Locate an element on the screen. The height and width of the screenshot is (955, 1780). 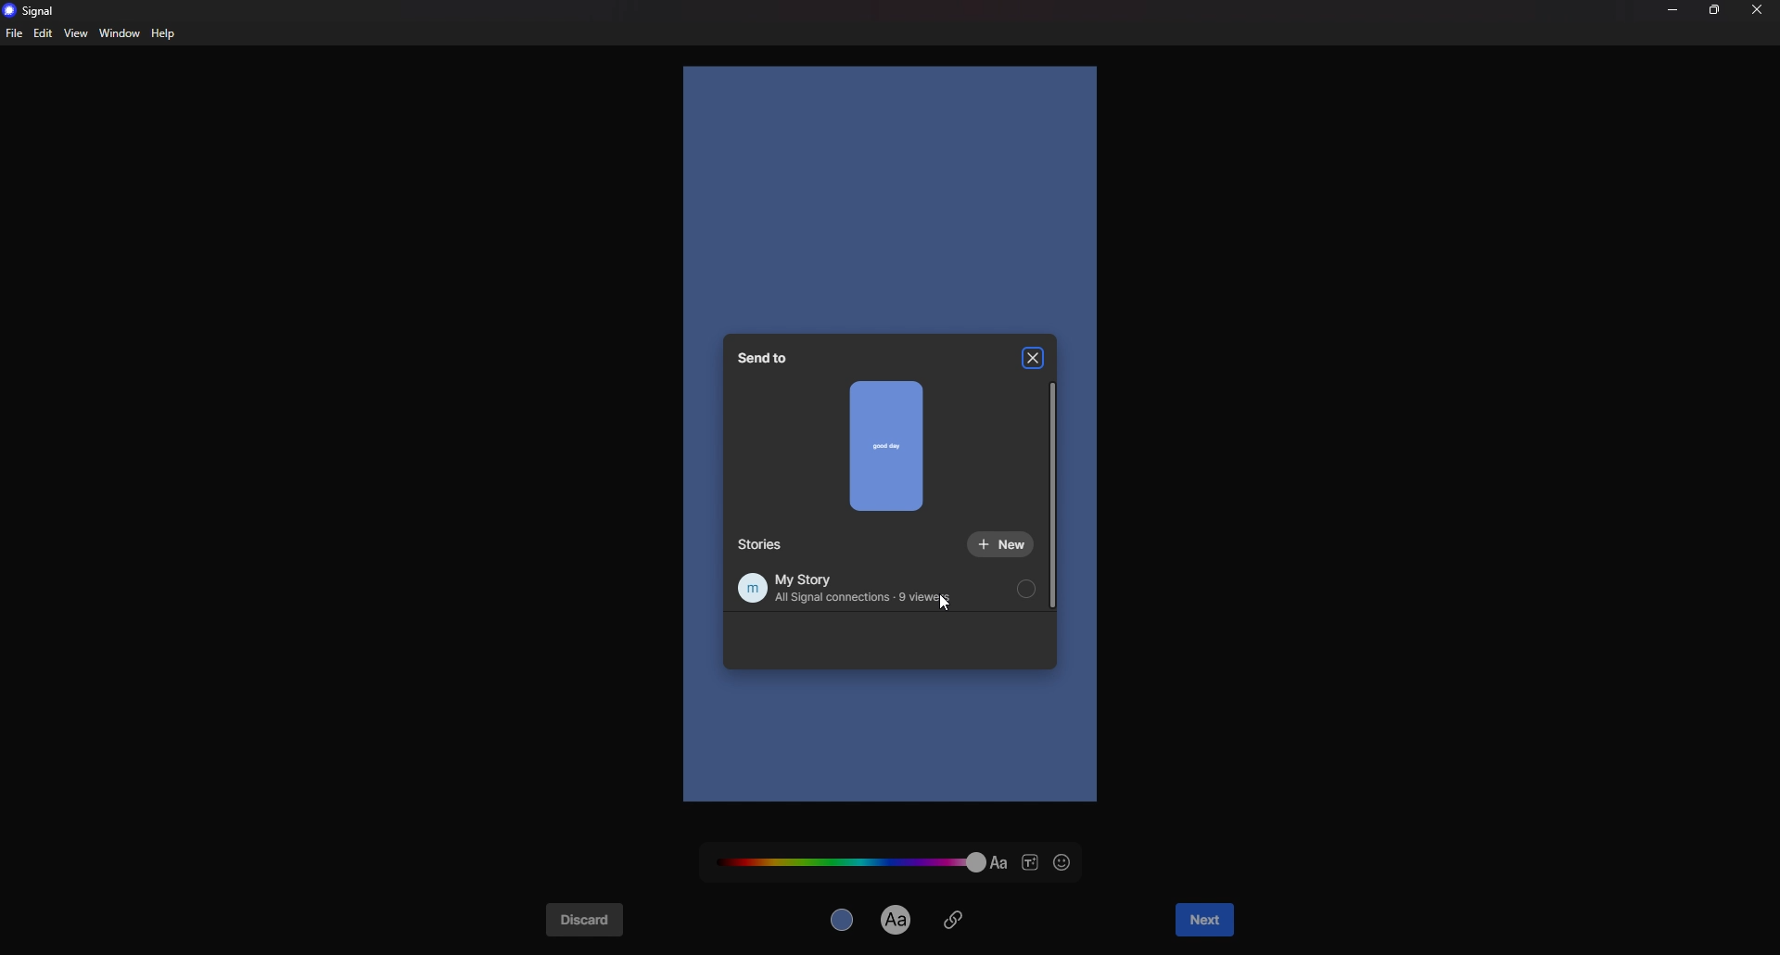
file is located at coordinates (16, 32).